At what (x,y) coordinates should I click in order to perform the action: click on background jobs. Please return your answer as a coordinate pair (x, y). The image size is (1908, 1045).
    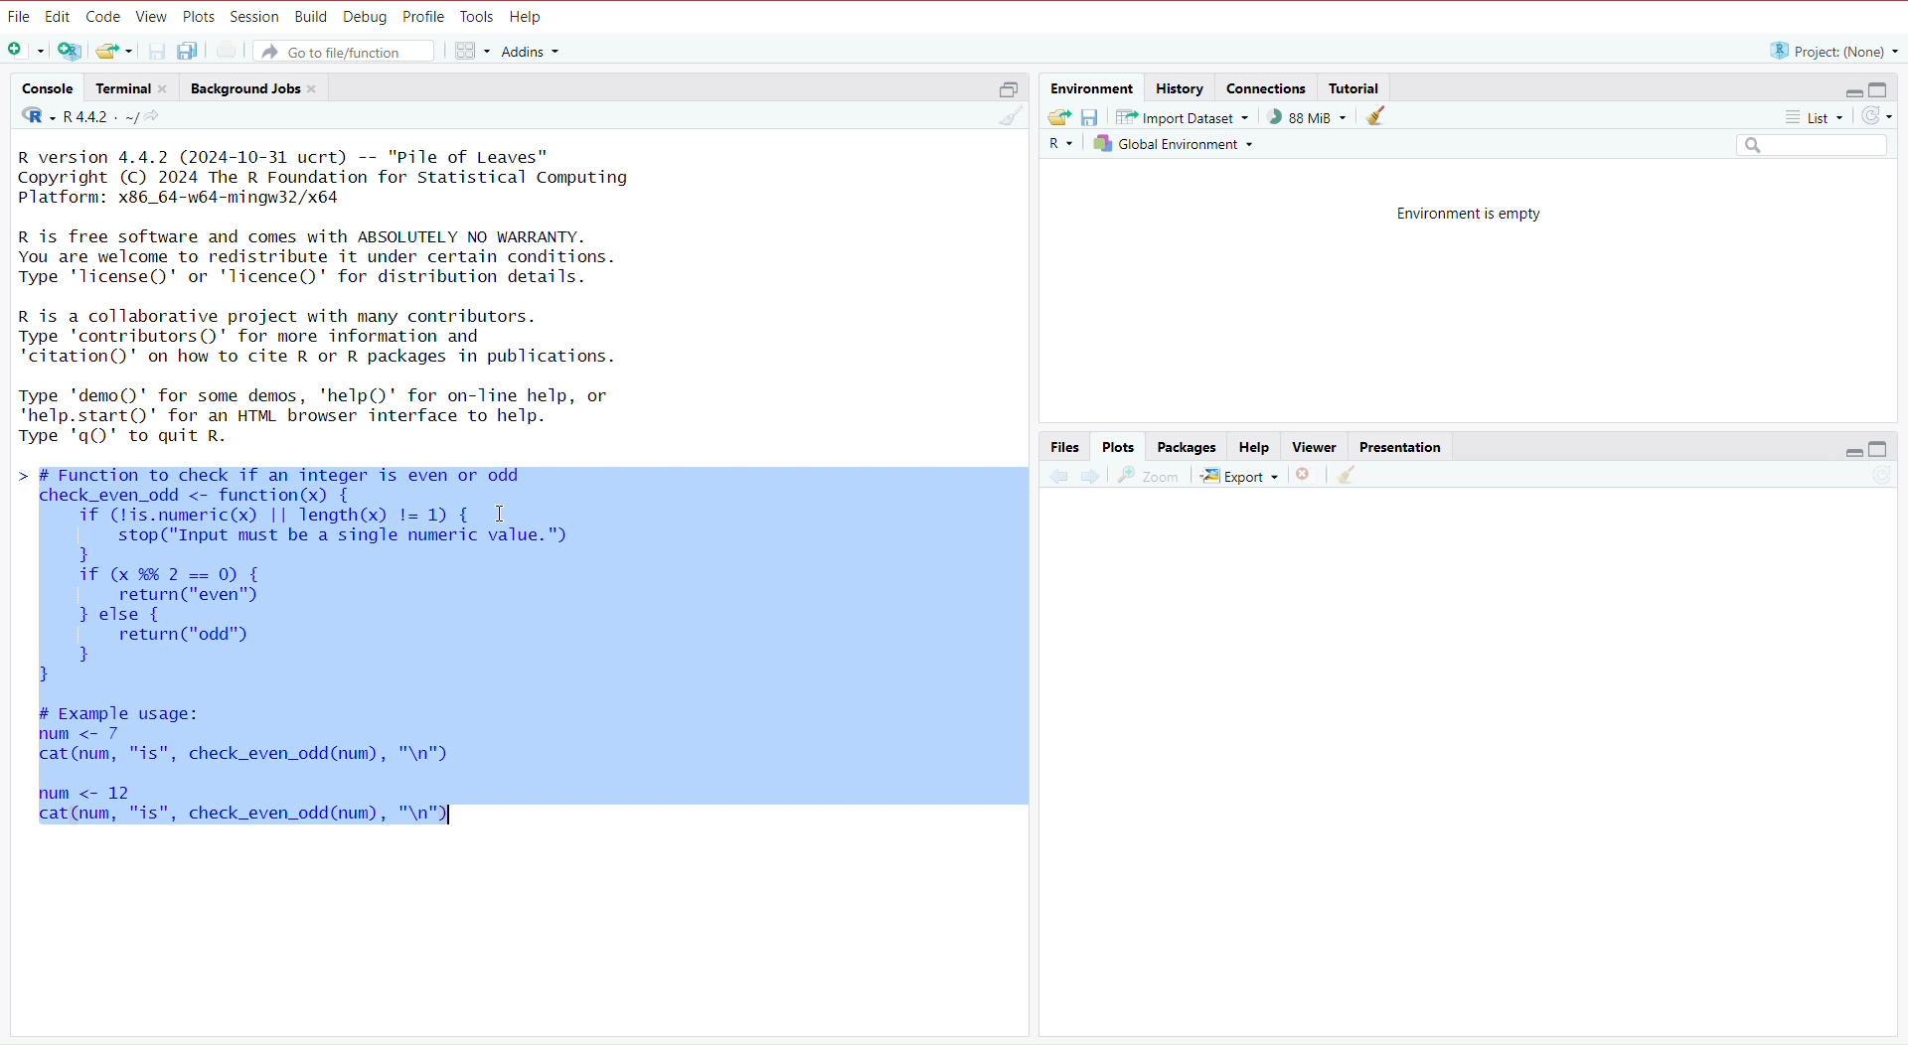
    Looking at the image, I should click on (257, 90).